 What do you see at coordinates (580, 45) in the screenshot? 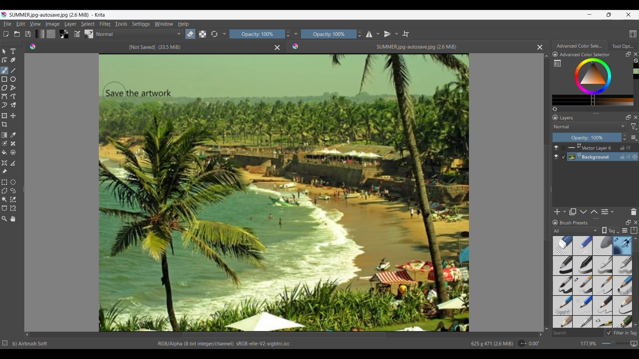
I see `Advanced color Selector` at bounding box center [580, 45].